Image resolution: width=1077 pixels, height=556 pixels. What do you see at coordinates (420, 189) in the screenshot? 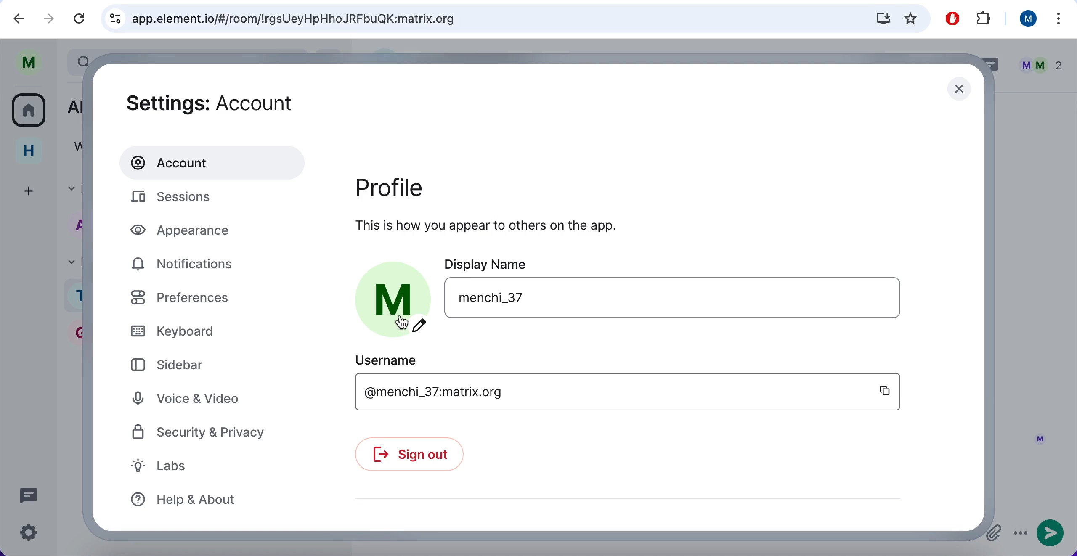
I see `profile` at bounding box center [420, 189].